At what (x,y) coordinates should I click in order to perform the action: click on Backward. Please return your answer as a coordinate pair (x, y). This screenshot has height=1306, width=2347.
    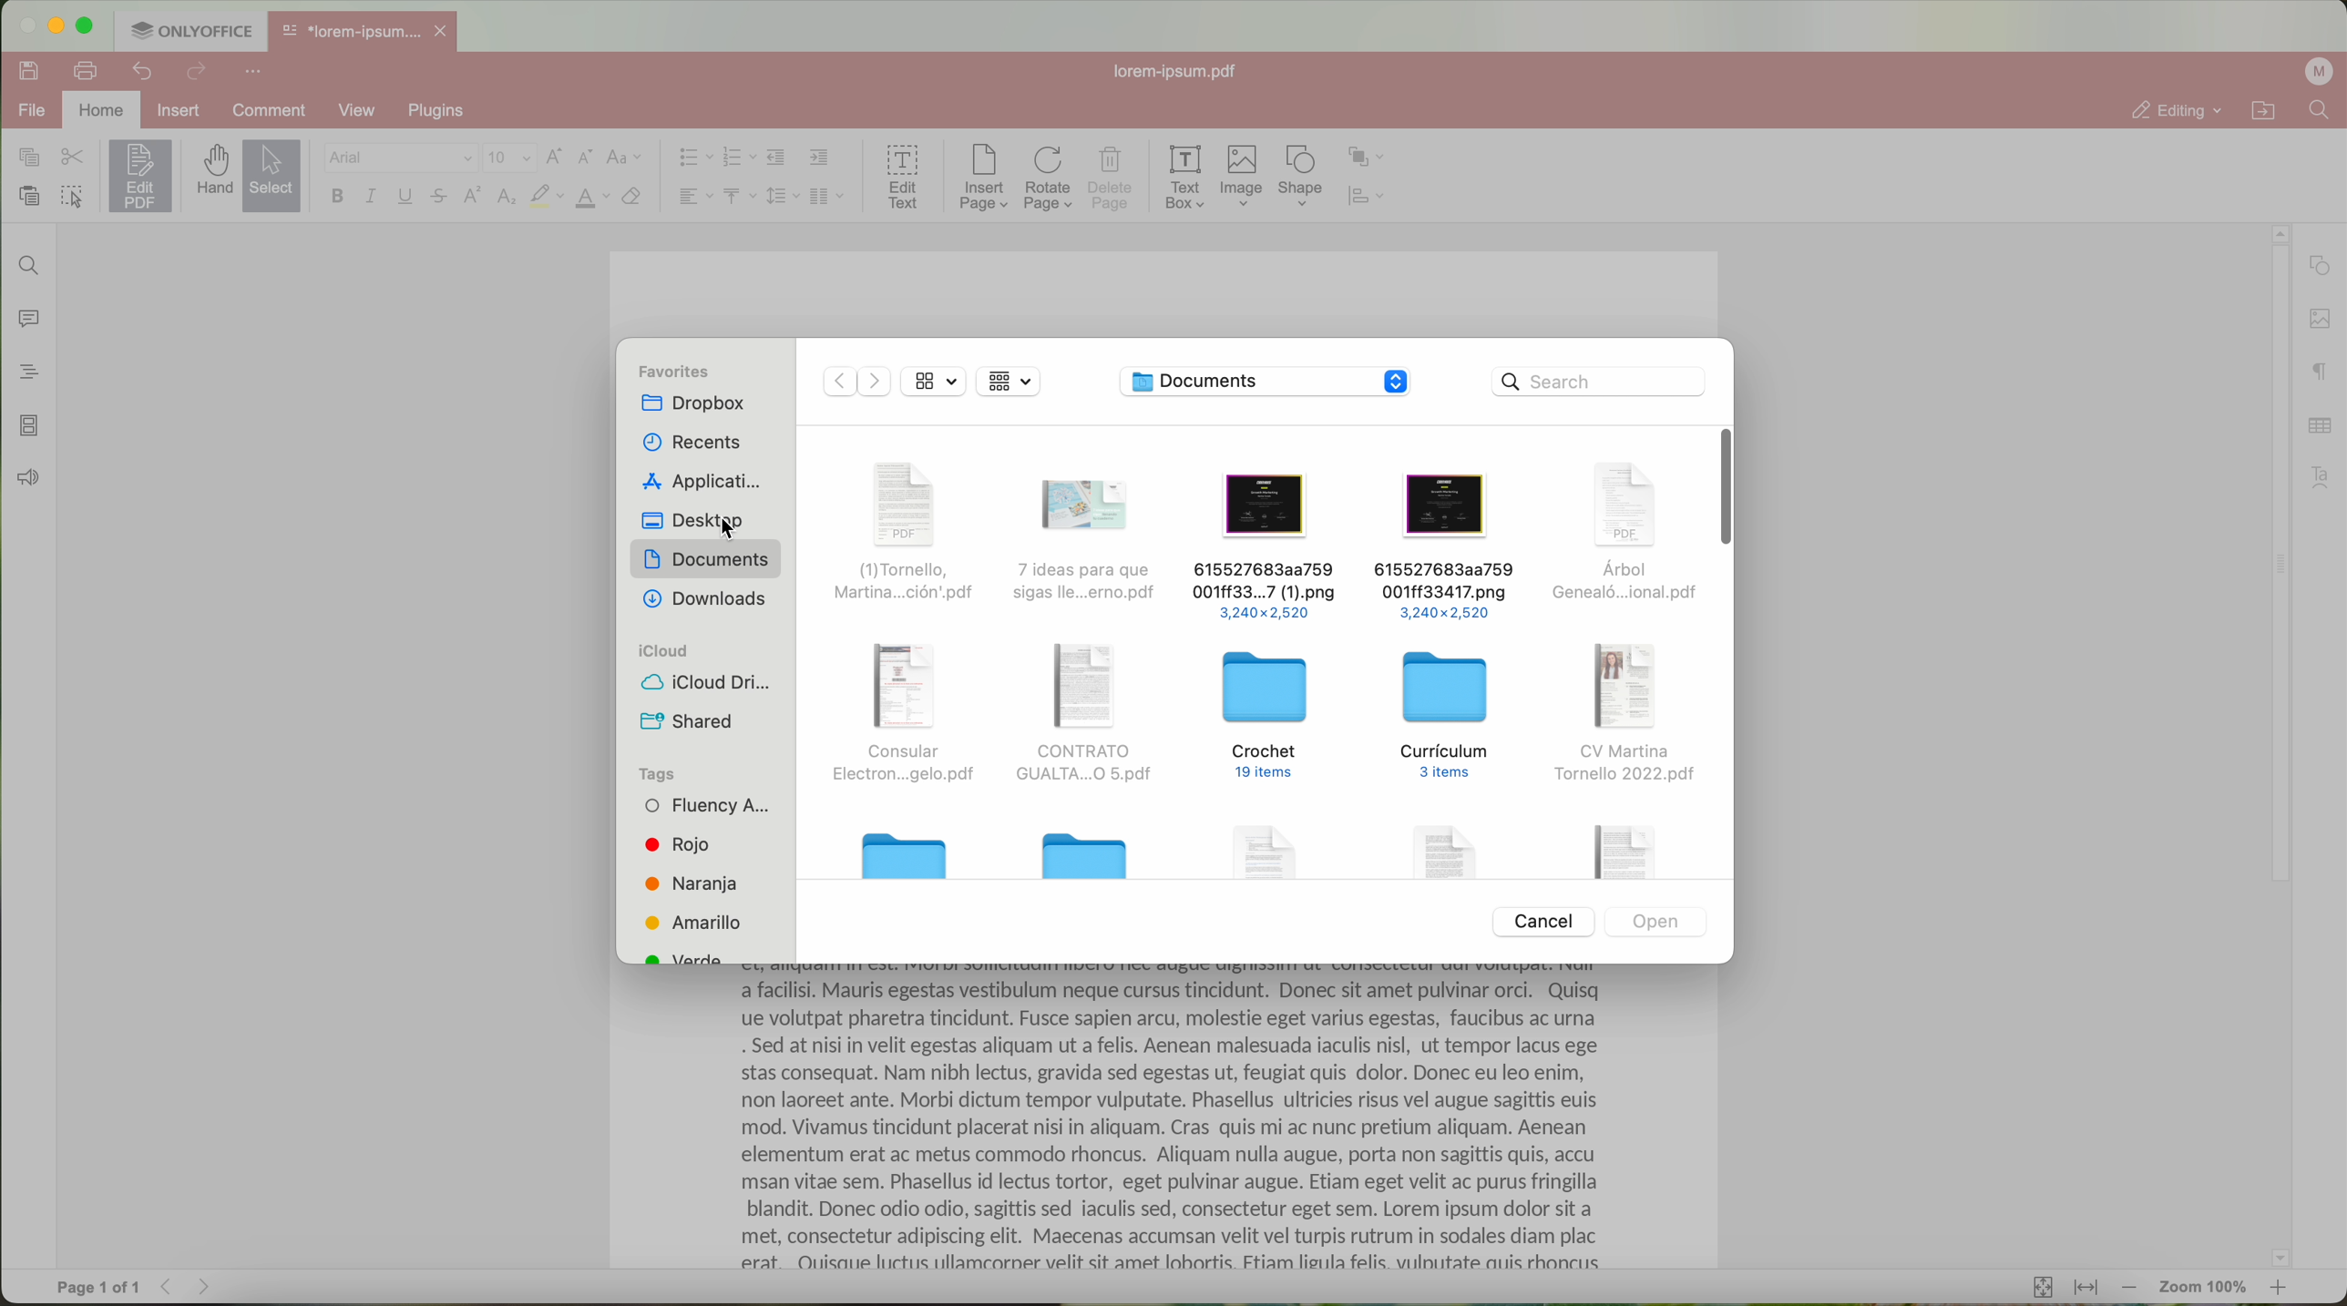
    Looking at the image, I should click on (172, 1286).